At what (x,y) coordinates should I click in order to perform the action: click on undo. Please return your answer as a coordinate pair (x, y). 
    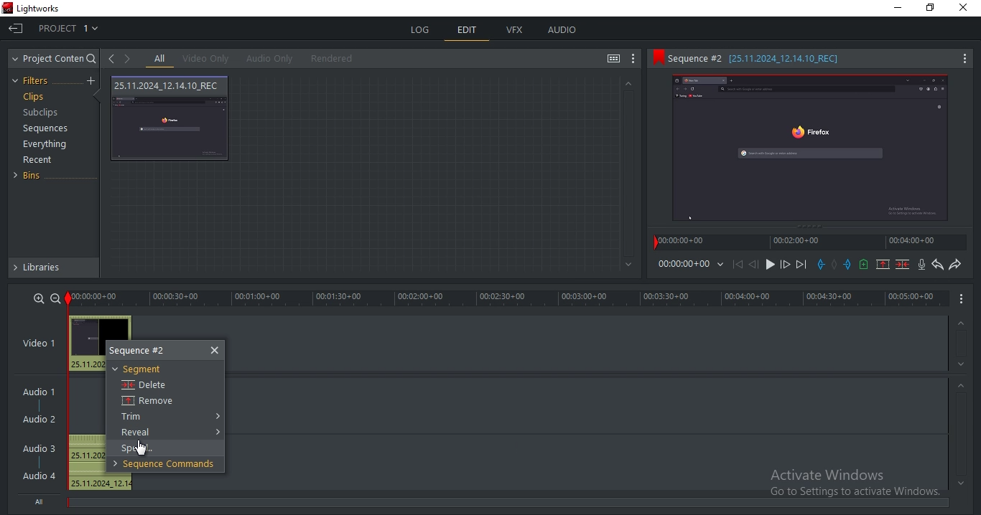
    Looking at the image, I should click on (936, 265).